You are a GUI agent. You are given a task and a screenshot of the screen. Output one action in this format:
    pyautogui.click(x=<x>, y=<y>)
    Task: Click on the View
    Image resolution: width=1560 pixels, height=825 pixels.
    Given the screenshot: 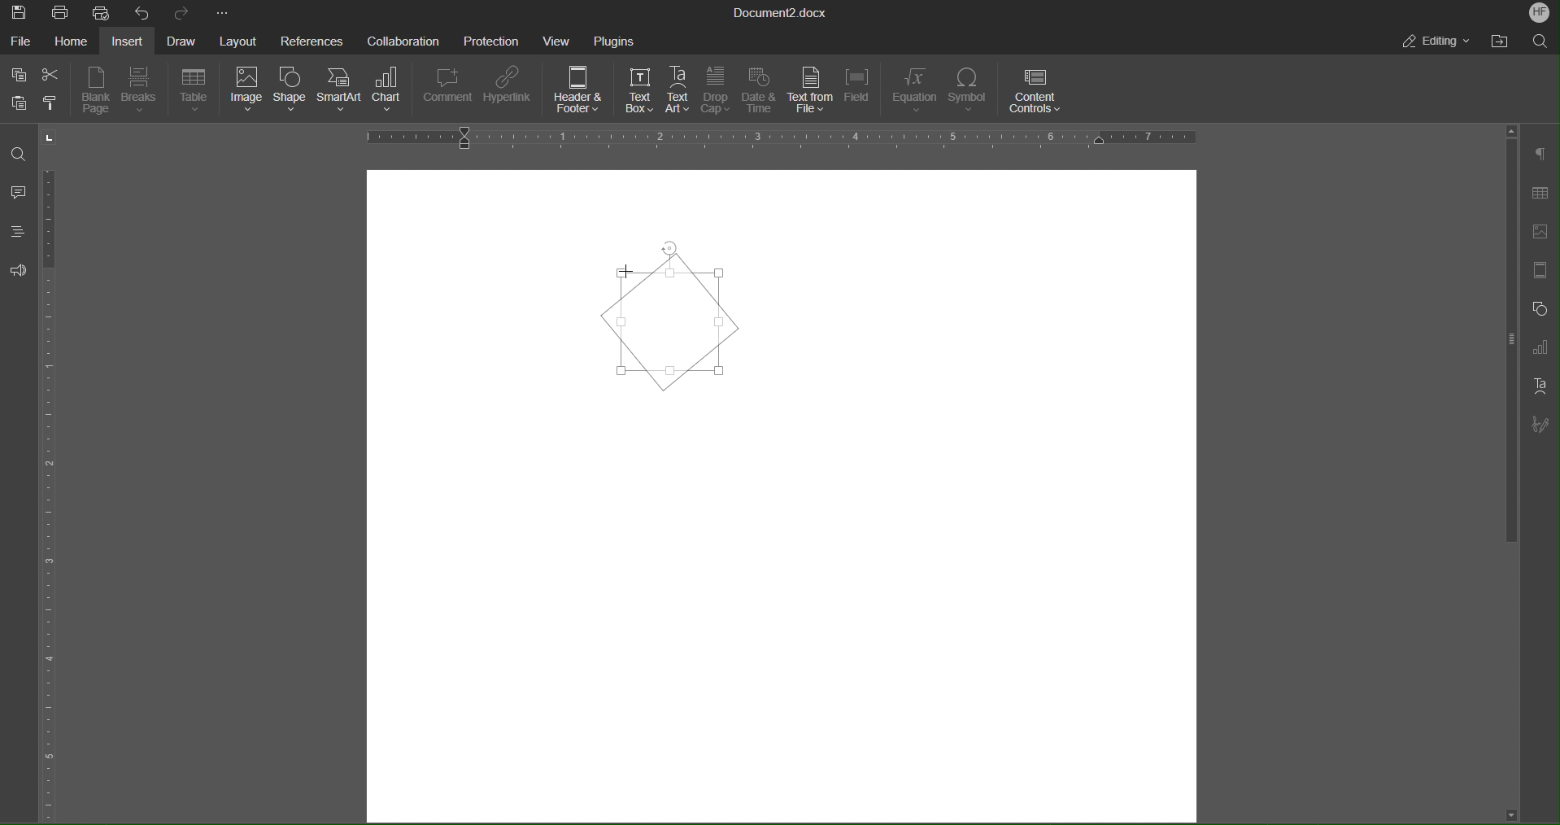 What is the action you would take?
    pyautogui.click(x=560, y=39)
    